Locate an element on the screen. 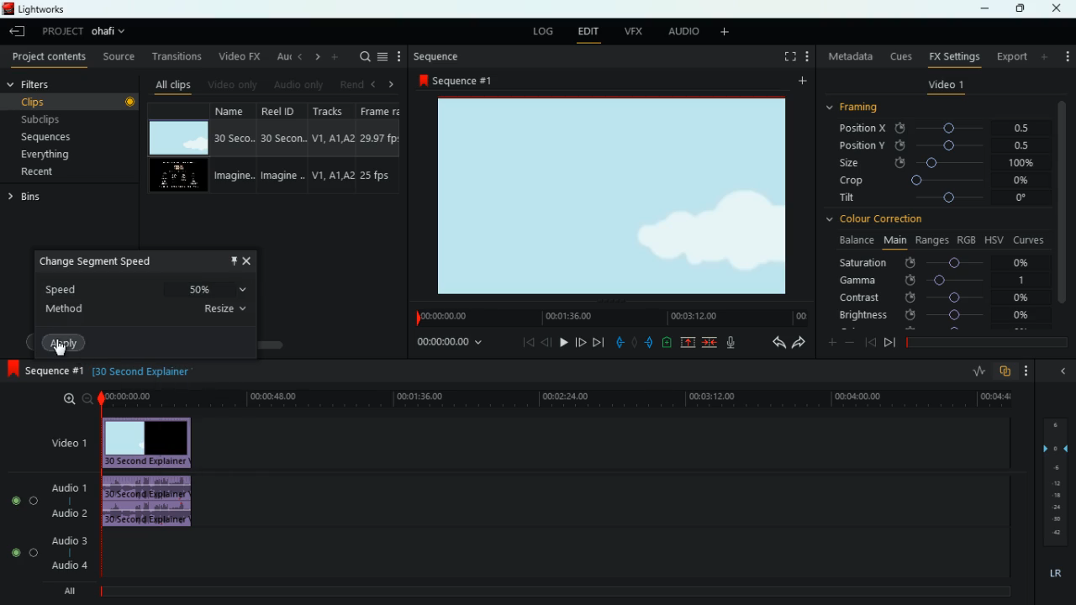 This screenshot has height=605, width=1076. clips is located at coordinates (71, 102).